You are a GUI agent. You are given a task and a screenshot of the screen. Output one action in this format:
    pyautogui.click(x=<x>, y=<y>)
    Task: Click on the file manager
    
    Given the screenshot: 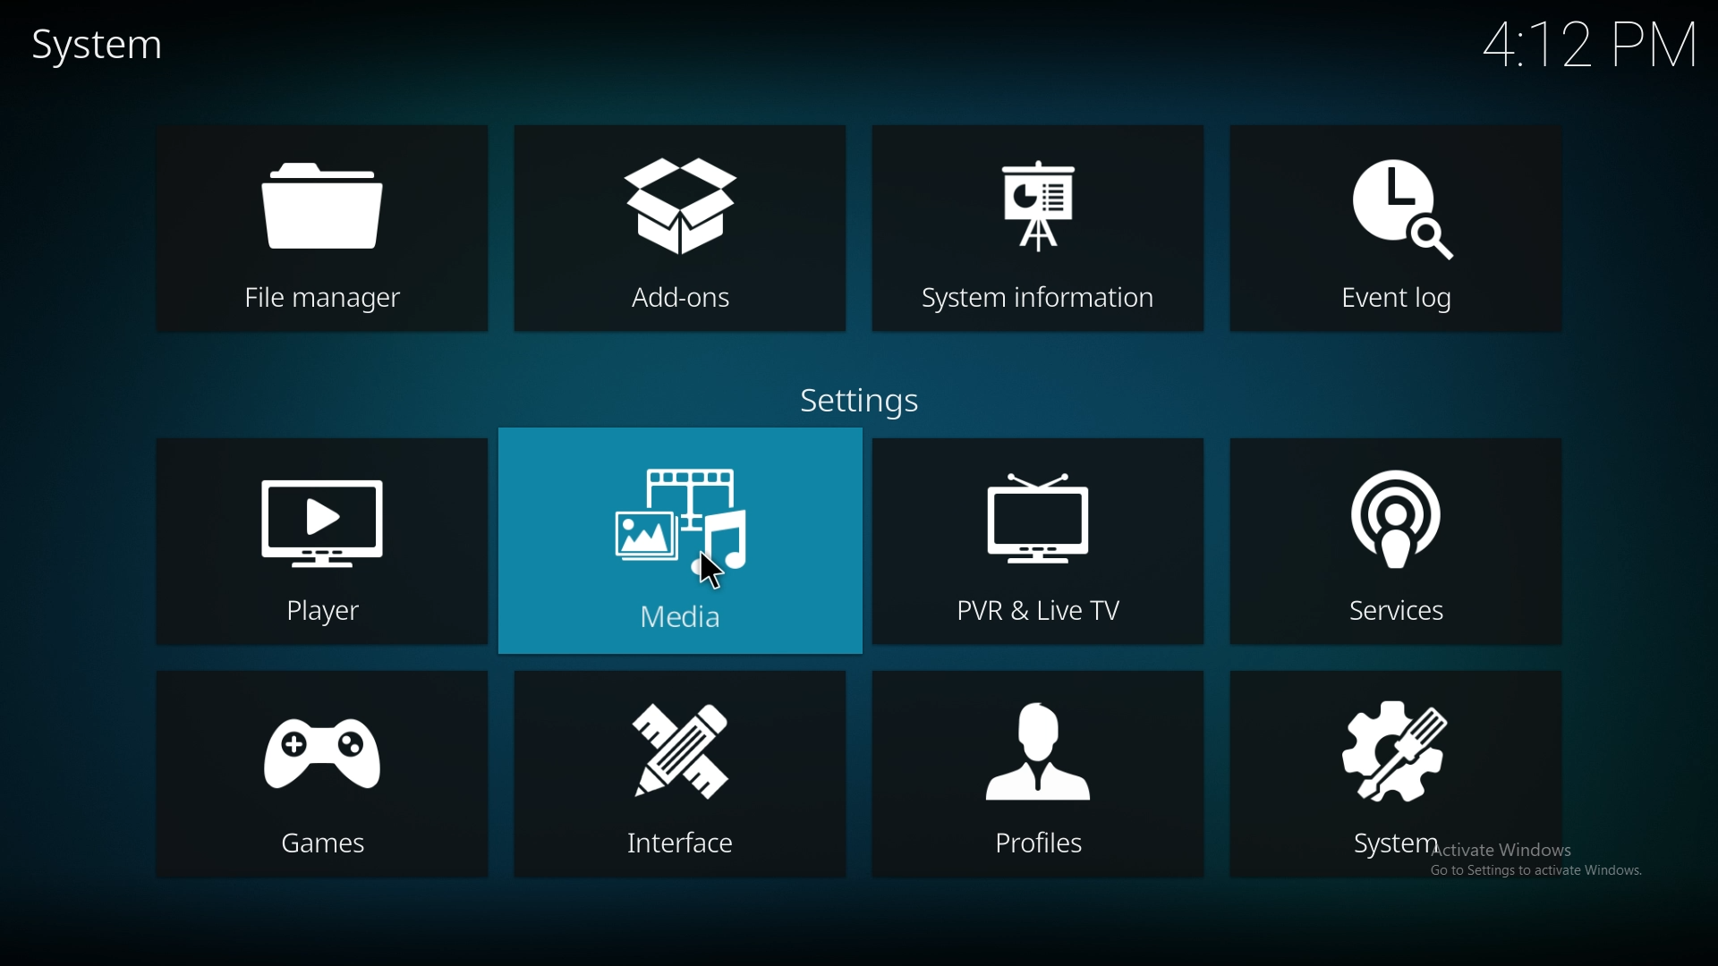 What is the action you would take?
    pyautogui.click(x=325, y=230)
    